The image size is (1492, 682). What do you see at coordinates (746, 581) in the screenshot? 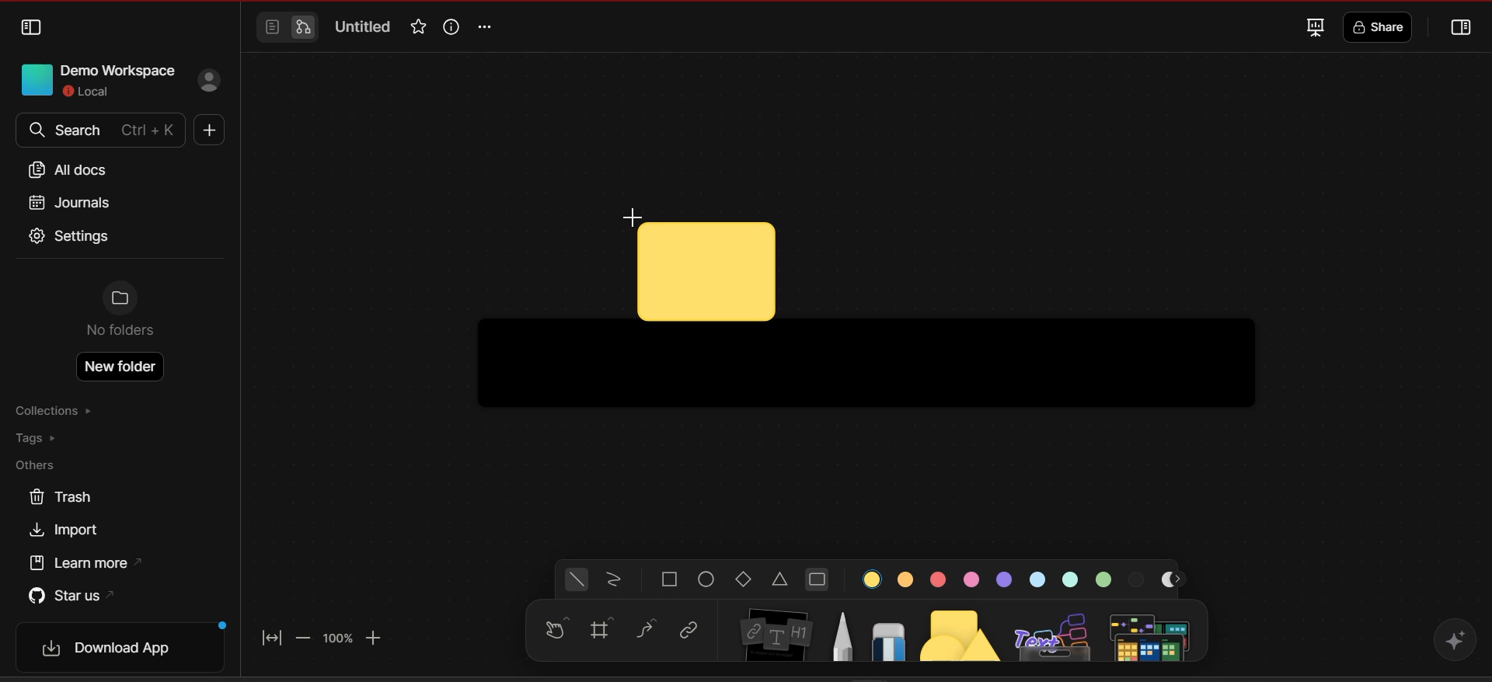
I see `diamond` at bounding box center [746, 581].